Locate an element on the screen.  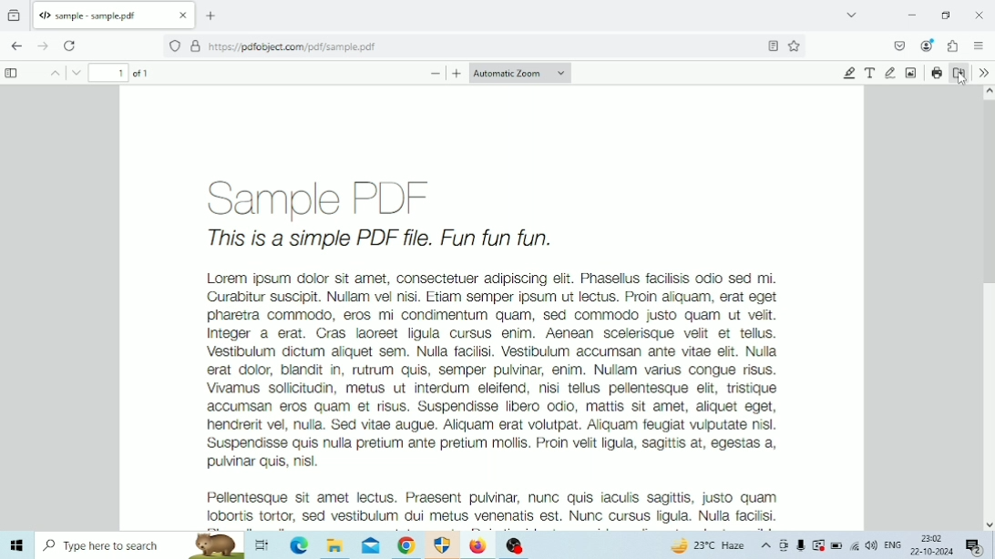
List all tabs is located at coordinates (851, 15).